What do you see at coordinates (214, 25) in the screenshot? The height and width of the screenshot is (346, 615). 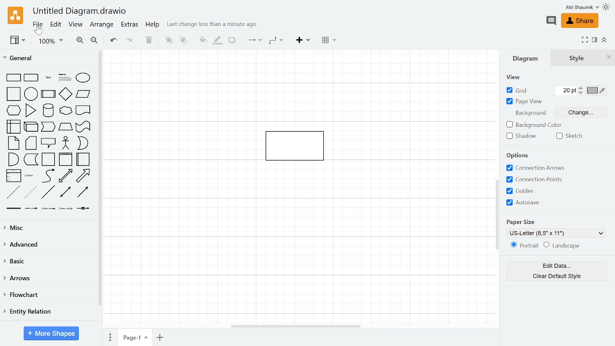 I see `last change` at bounding box center [214, 25].